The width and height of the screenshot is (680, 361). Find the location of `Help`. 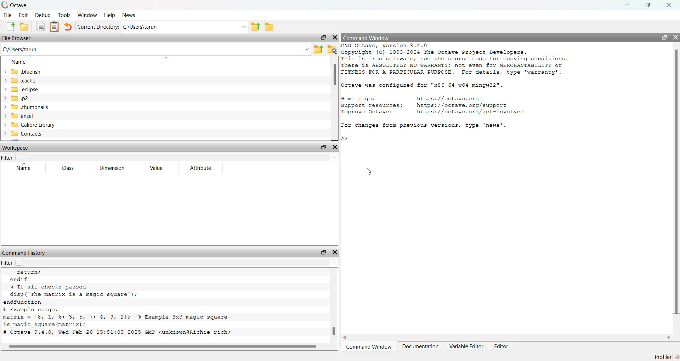

Help is located at coordinates (110, 15).